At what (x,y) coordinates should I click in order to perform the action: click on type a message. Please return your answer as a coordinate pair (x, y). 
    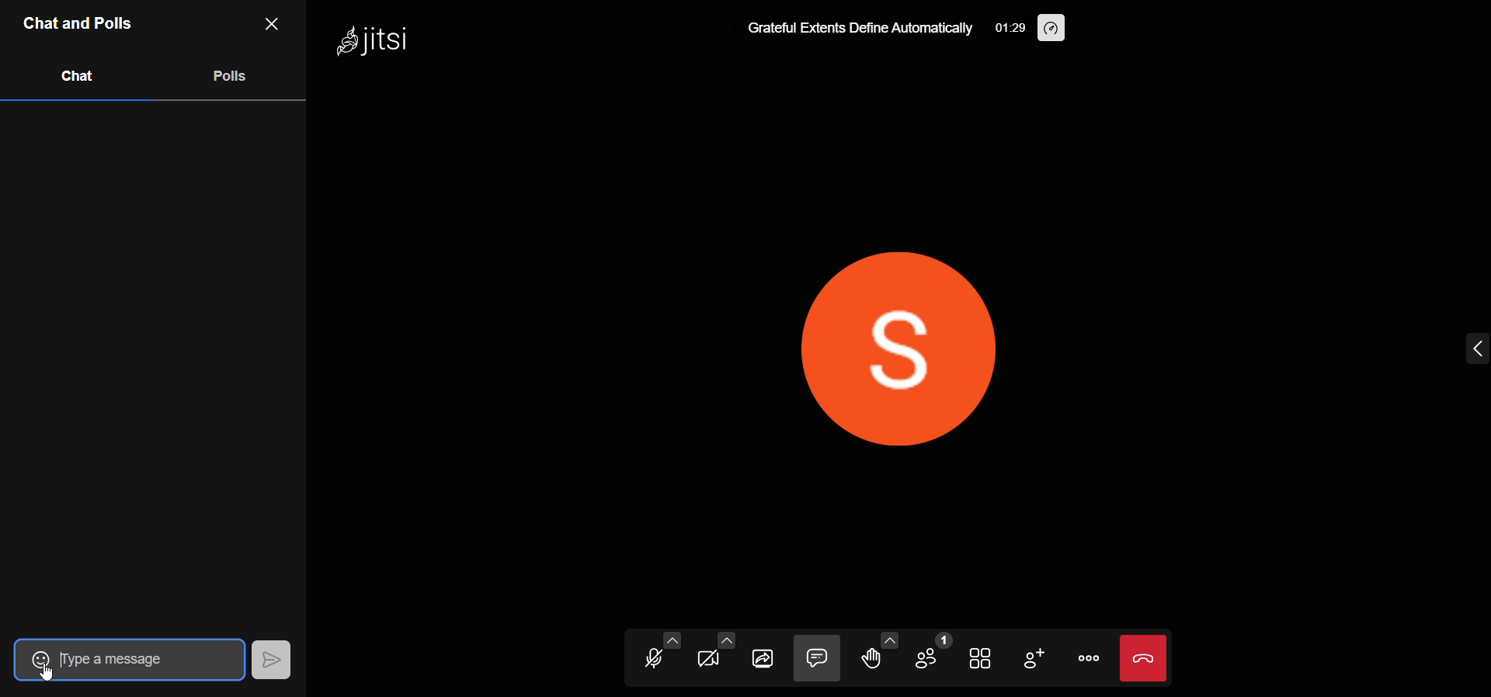
    Looking at the image, I should click on (148, 657).